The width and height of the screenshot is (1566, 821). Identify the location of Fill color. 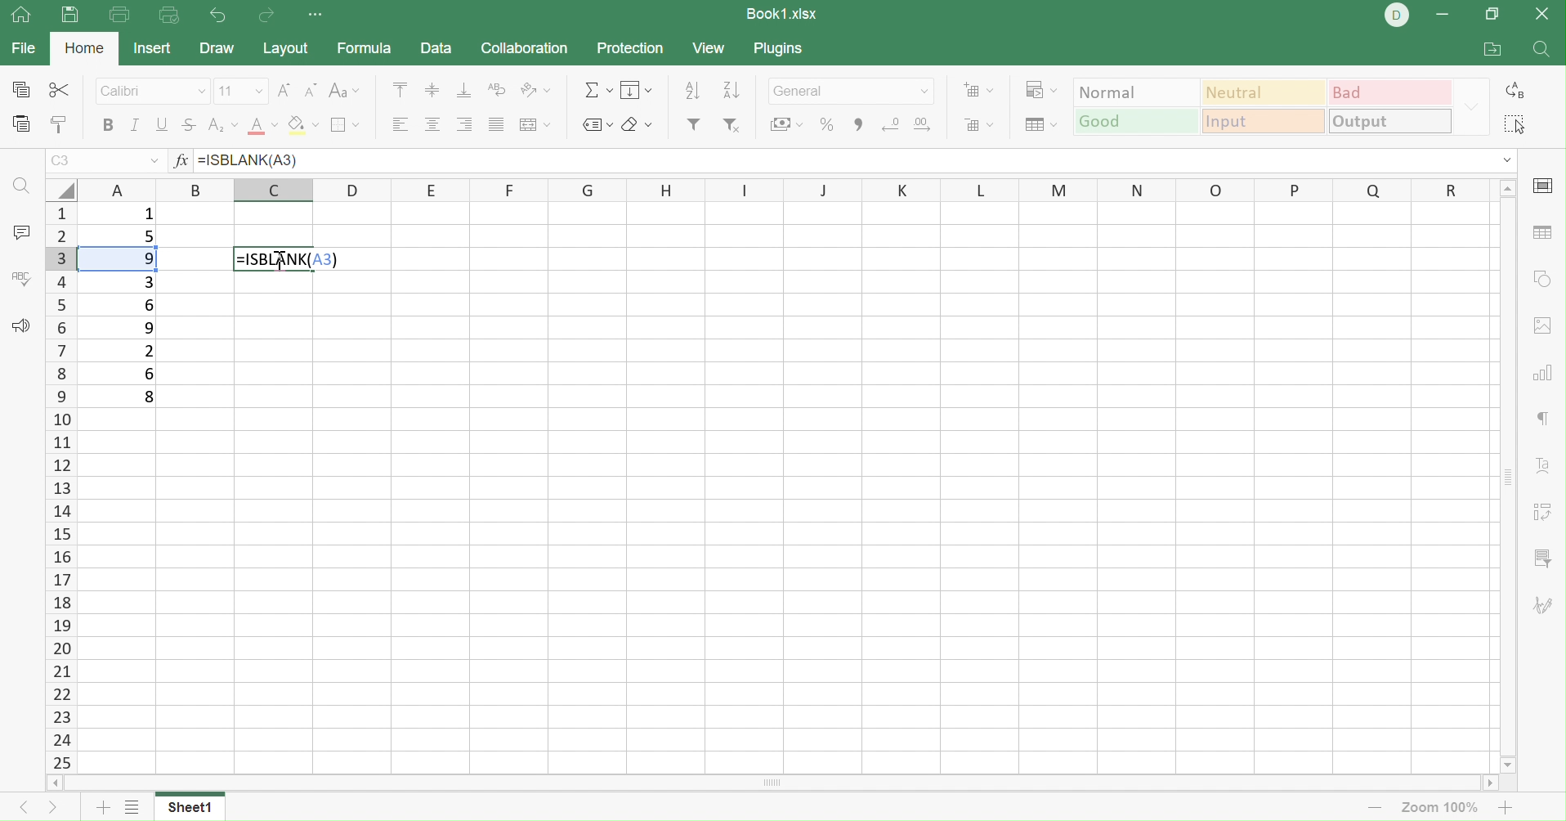
(302, 123).